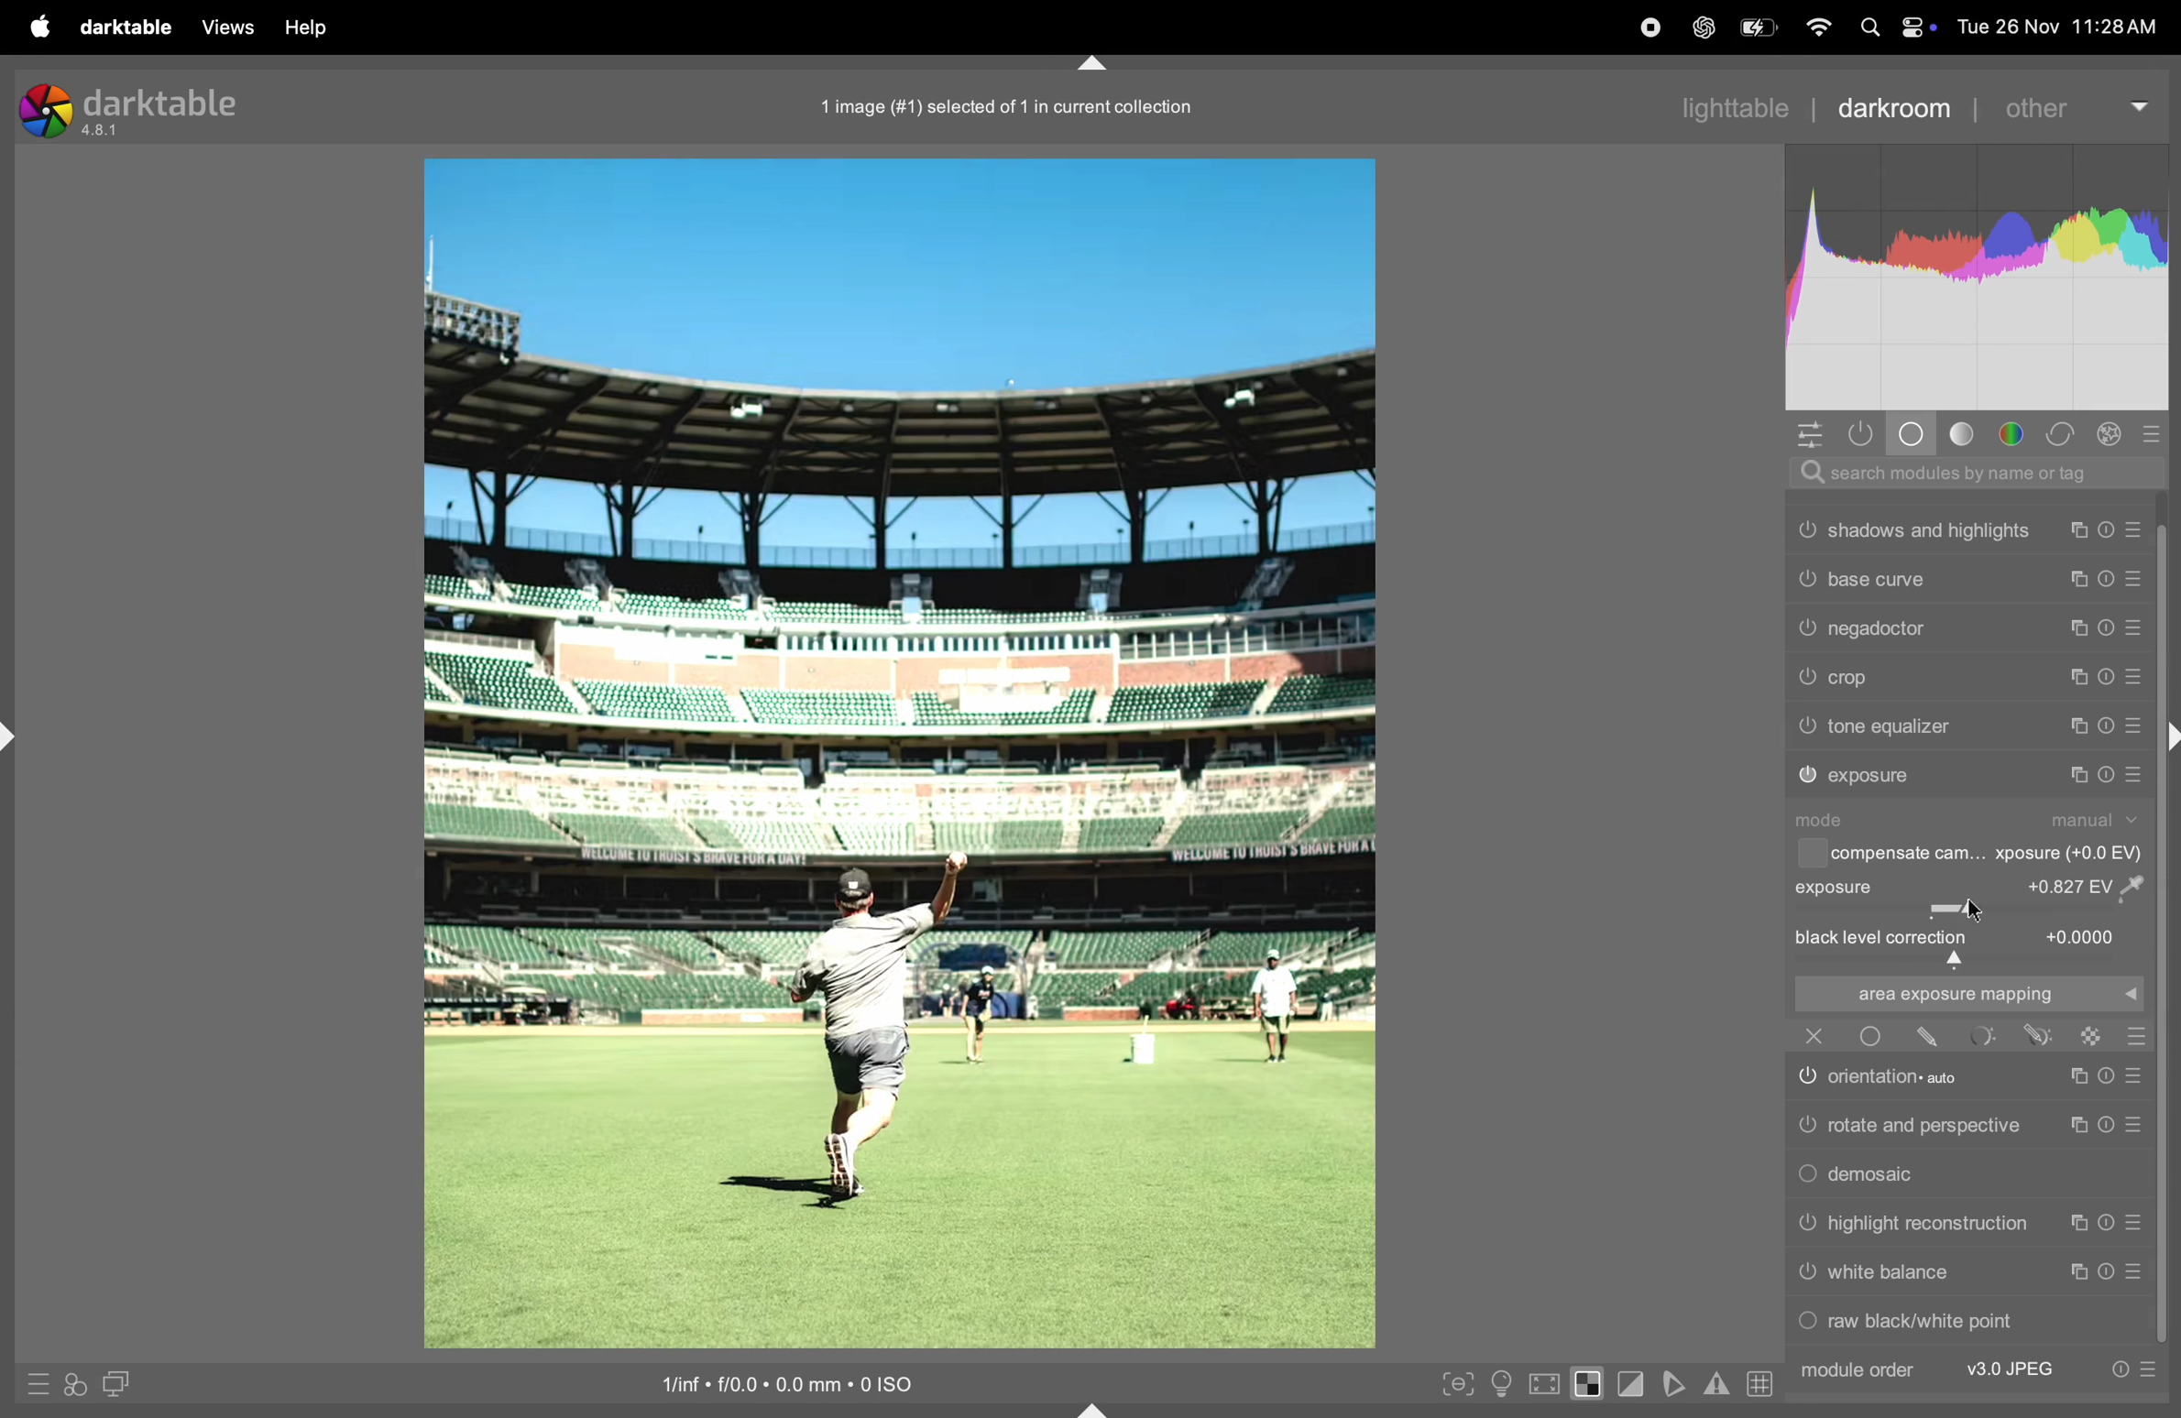  I want to click on copy, so click(2082, 676).